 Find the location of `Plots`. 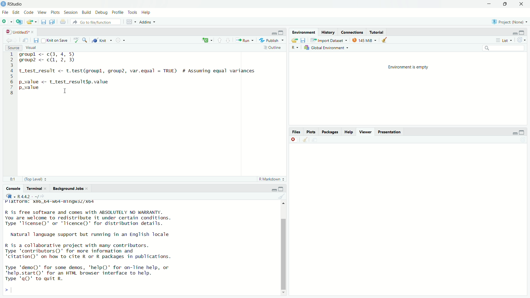

Plots is located at coordinates (311, 132).